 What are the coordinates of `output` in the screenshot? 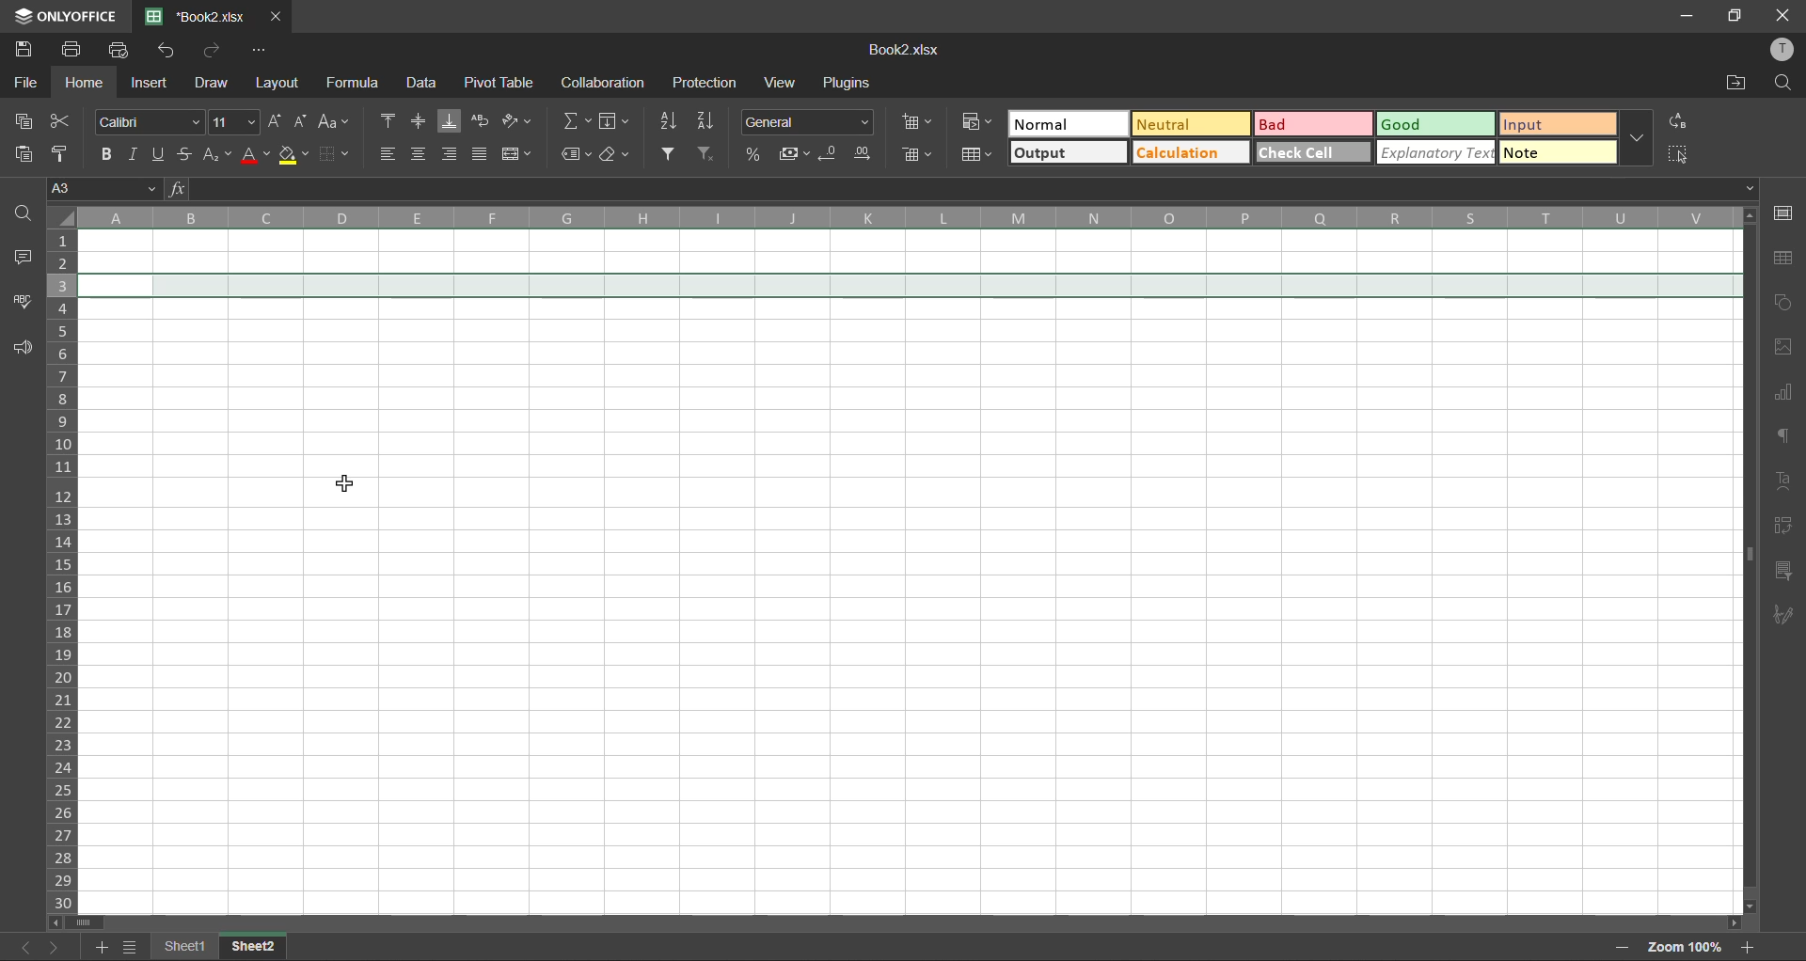 It's located at (1066, 154).